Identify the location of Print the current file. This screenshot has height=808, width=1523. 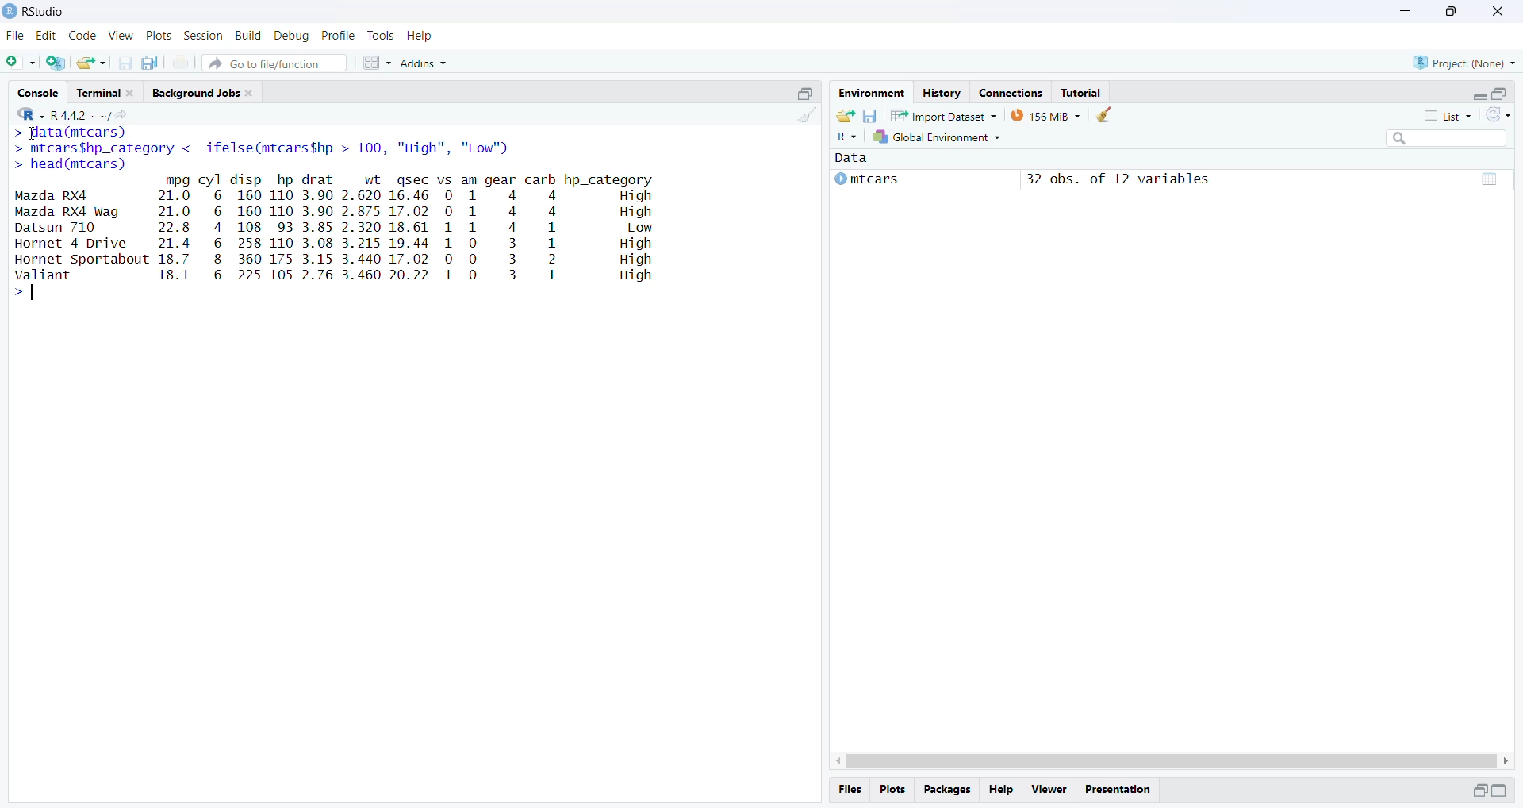
(182, 65).